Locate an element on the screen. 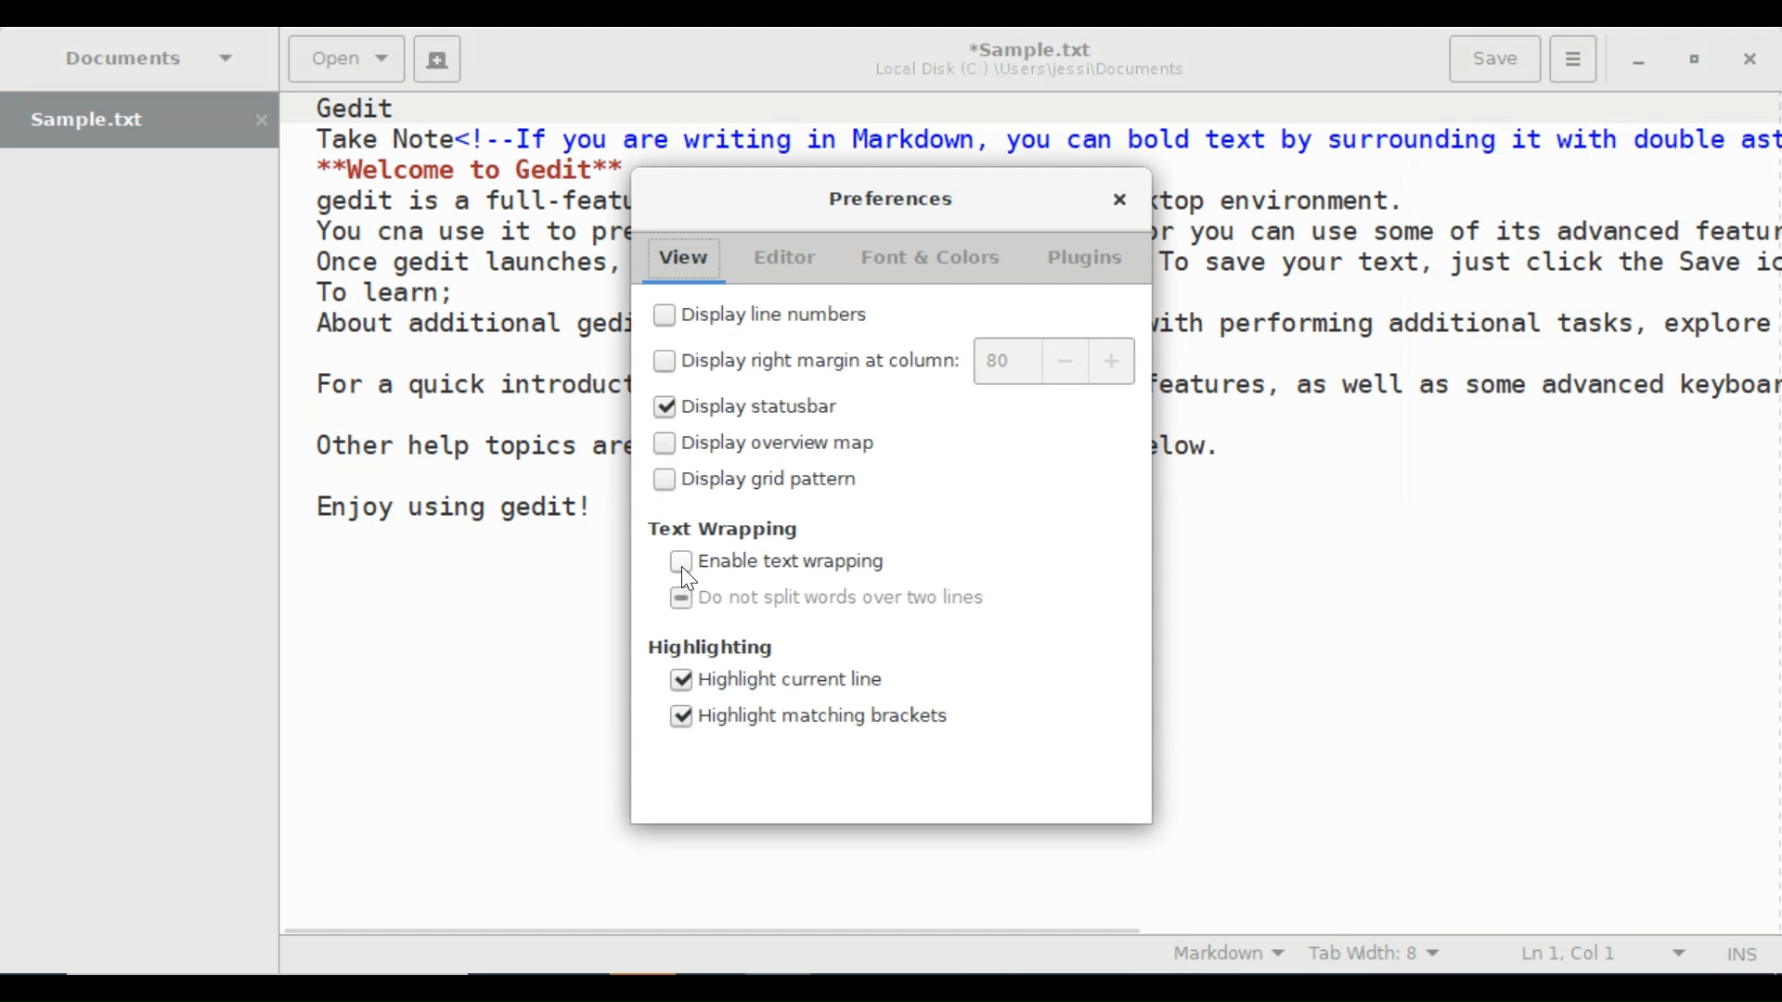 The height and width of the screenshot is (1002, 1782). Preferences is located at coordinates (890, 199).